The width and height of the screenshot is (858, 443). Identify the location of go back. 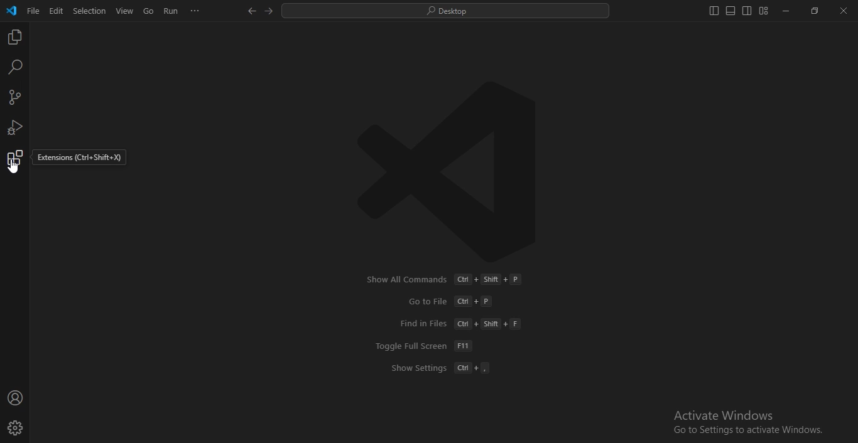
(250, 11).